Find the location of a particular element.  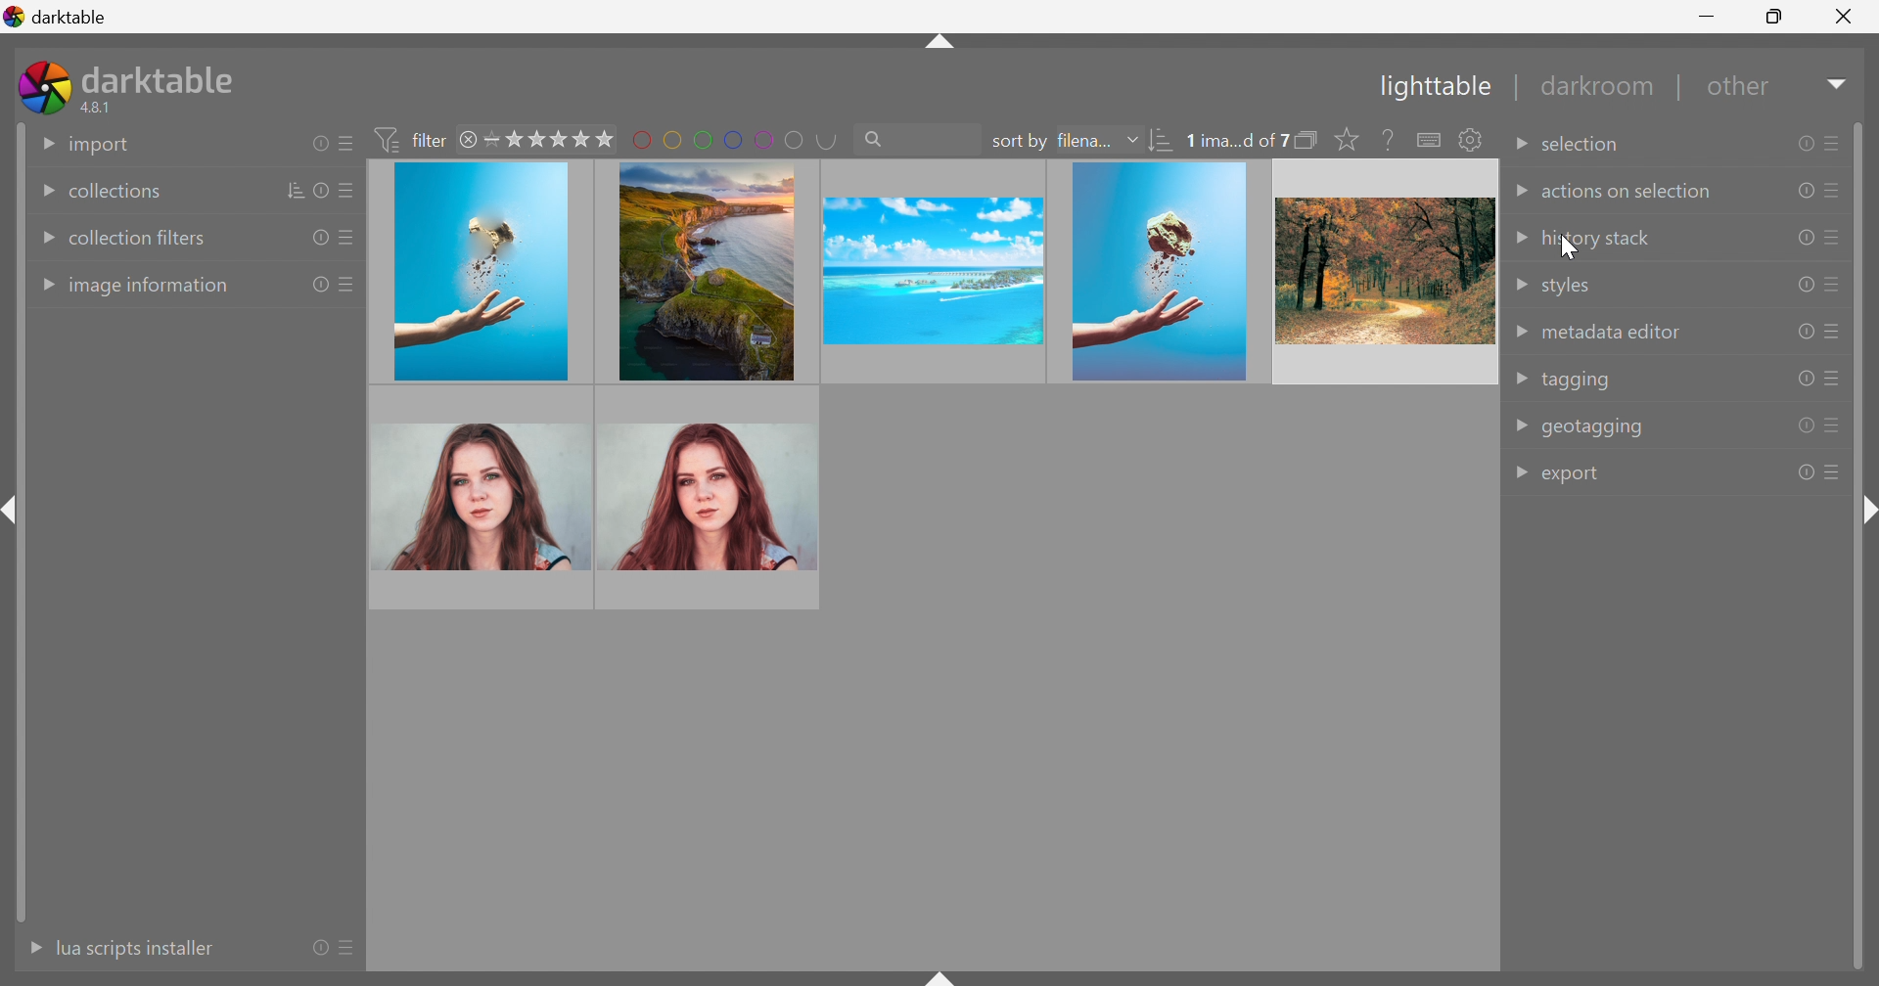

shift+ctrl+t is located at coordinates (938, 45).